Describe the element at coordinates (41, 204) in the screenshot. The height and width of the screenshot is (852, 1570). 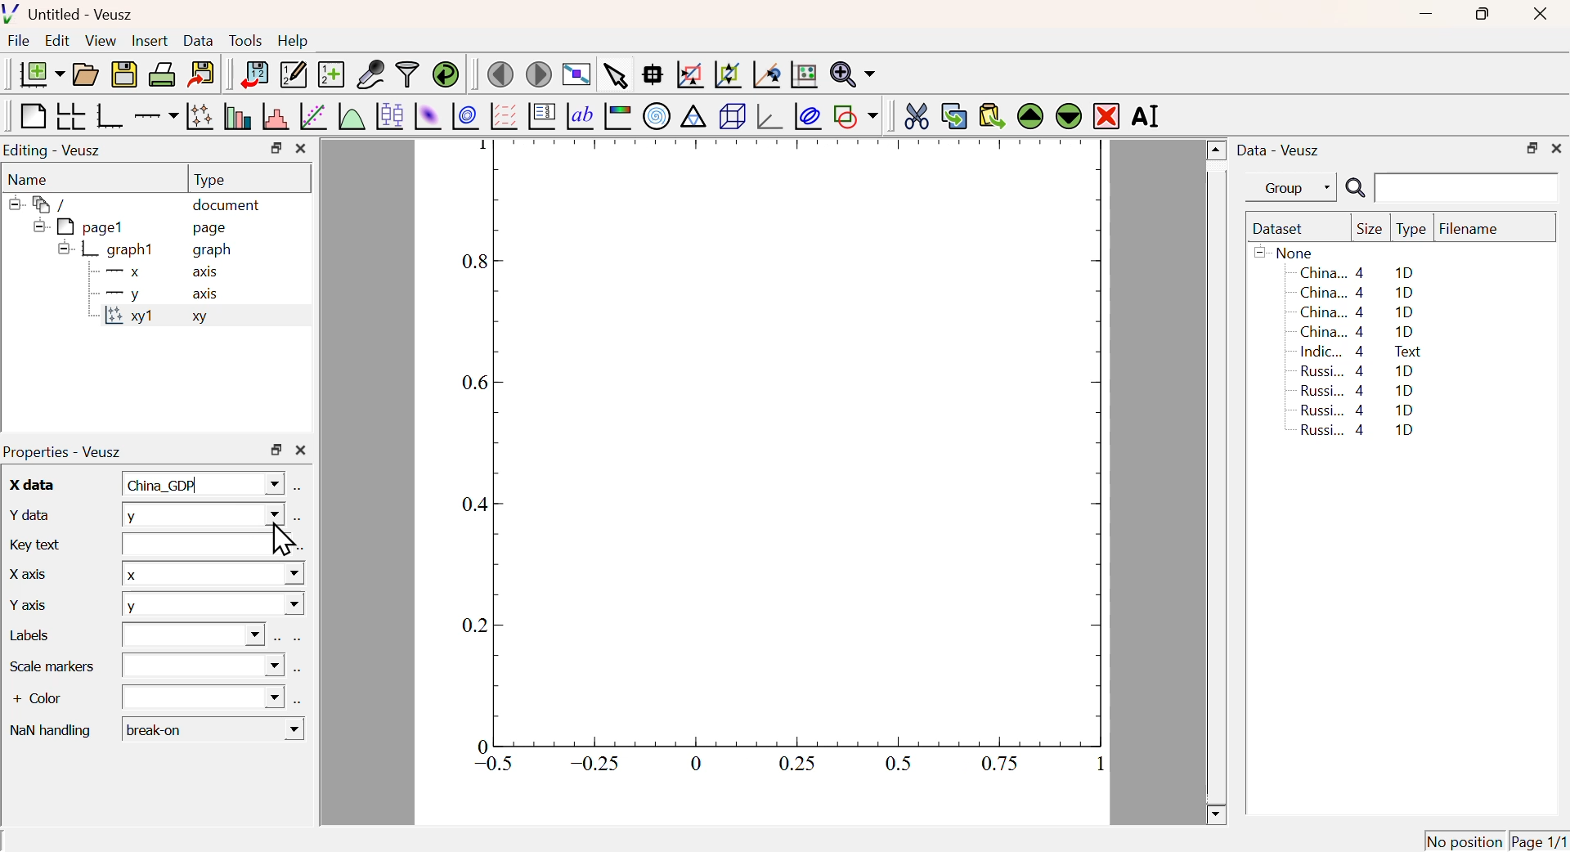
I see `/` at that location.